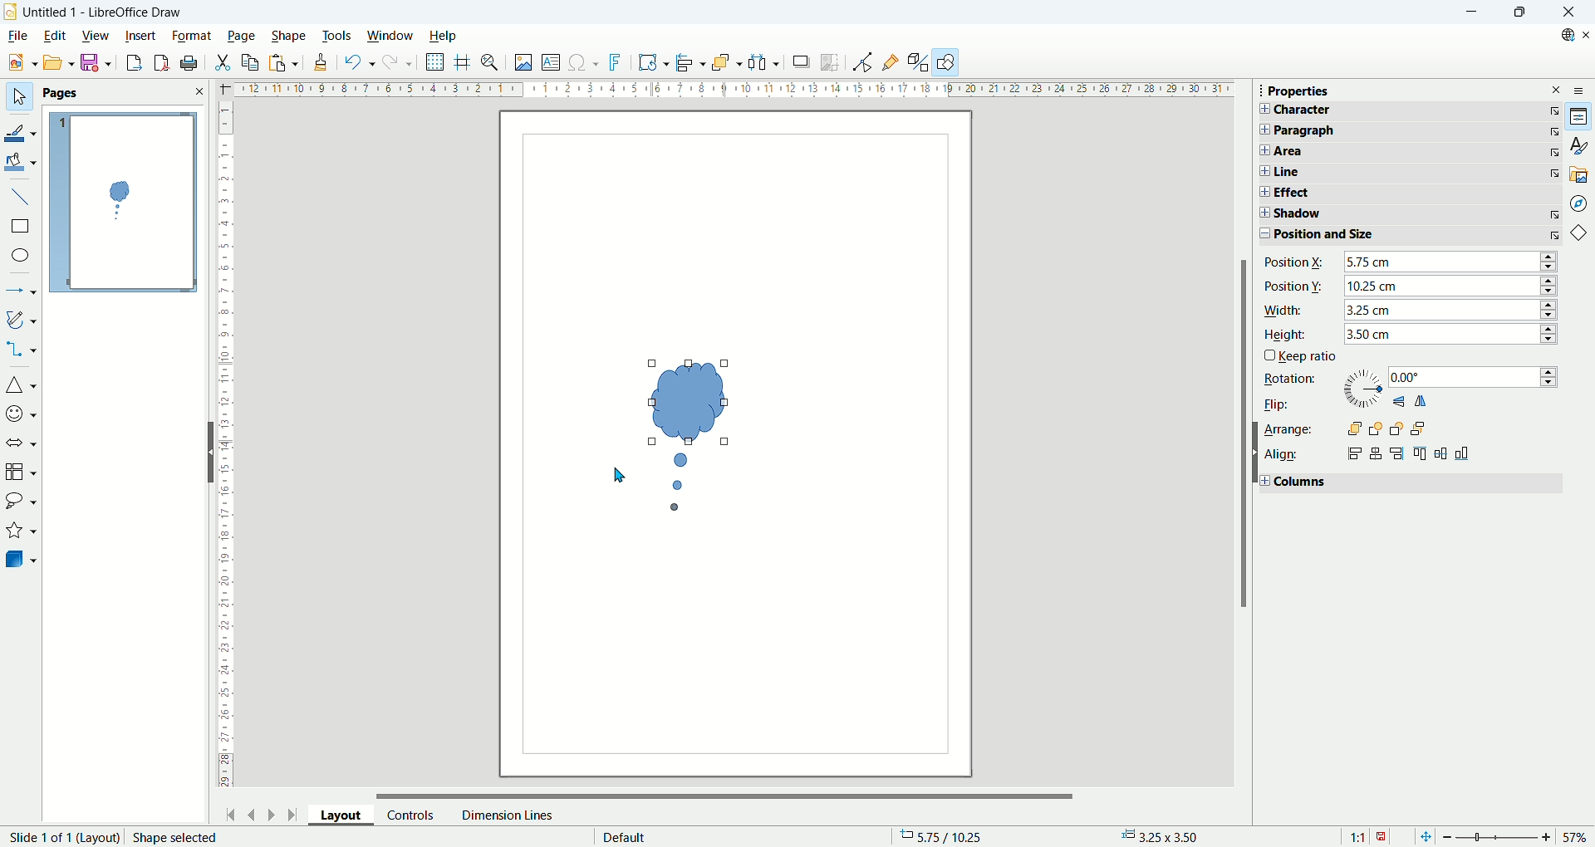 The width and height of the screenshot is (1595, 847). Describe the element at coordinates (1442, 452) in the screenshot. I see `Center` at that location.